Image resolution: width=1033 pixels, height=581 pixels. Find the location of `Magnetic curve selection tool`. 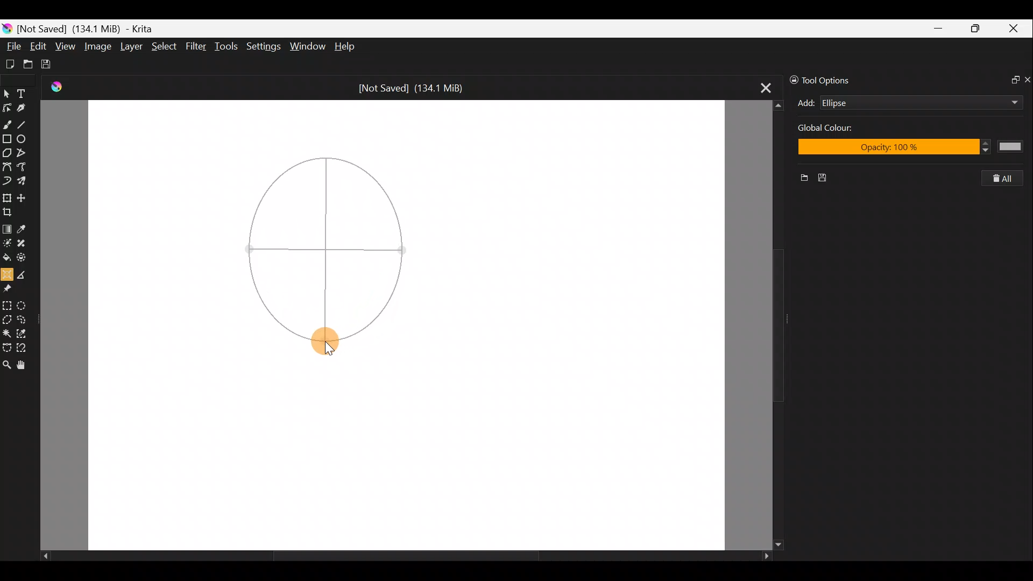

Magnetic curve selection tool is located at coordinates (26, 346).